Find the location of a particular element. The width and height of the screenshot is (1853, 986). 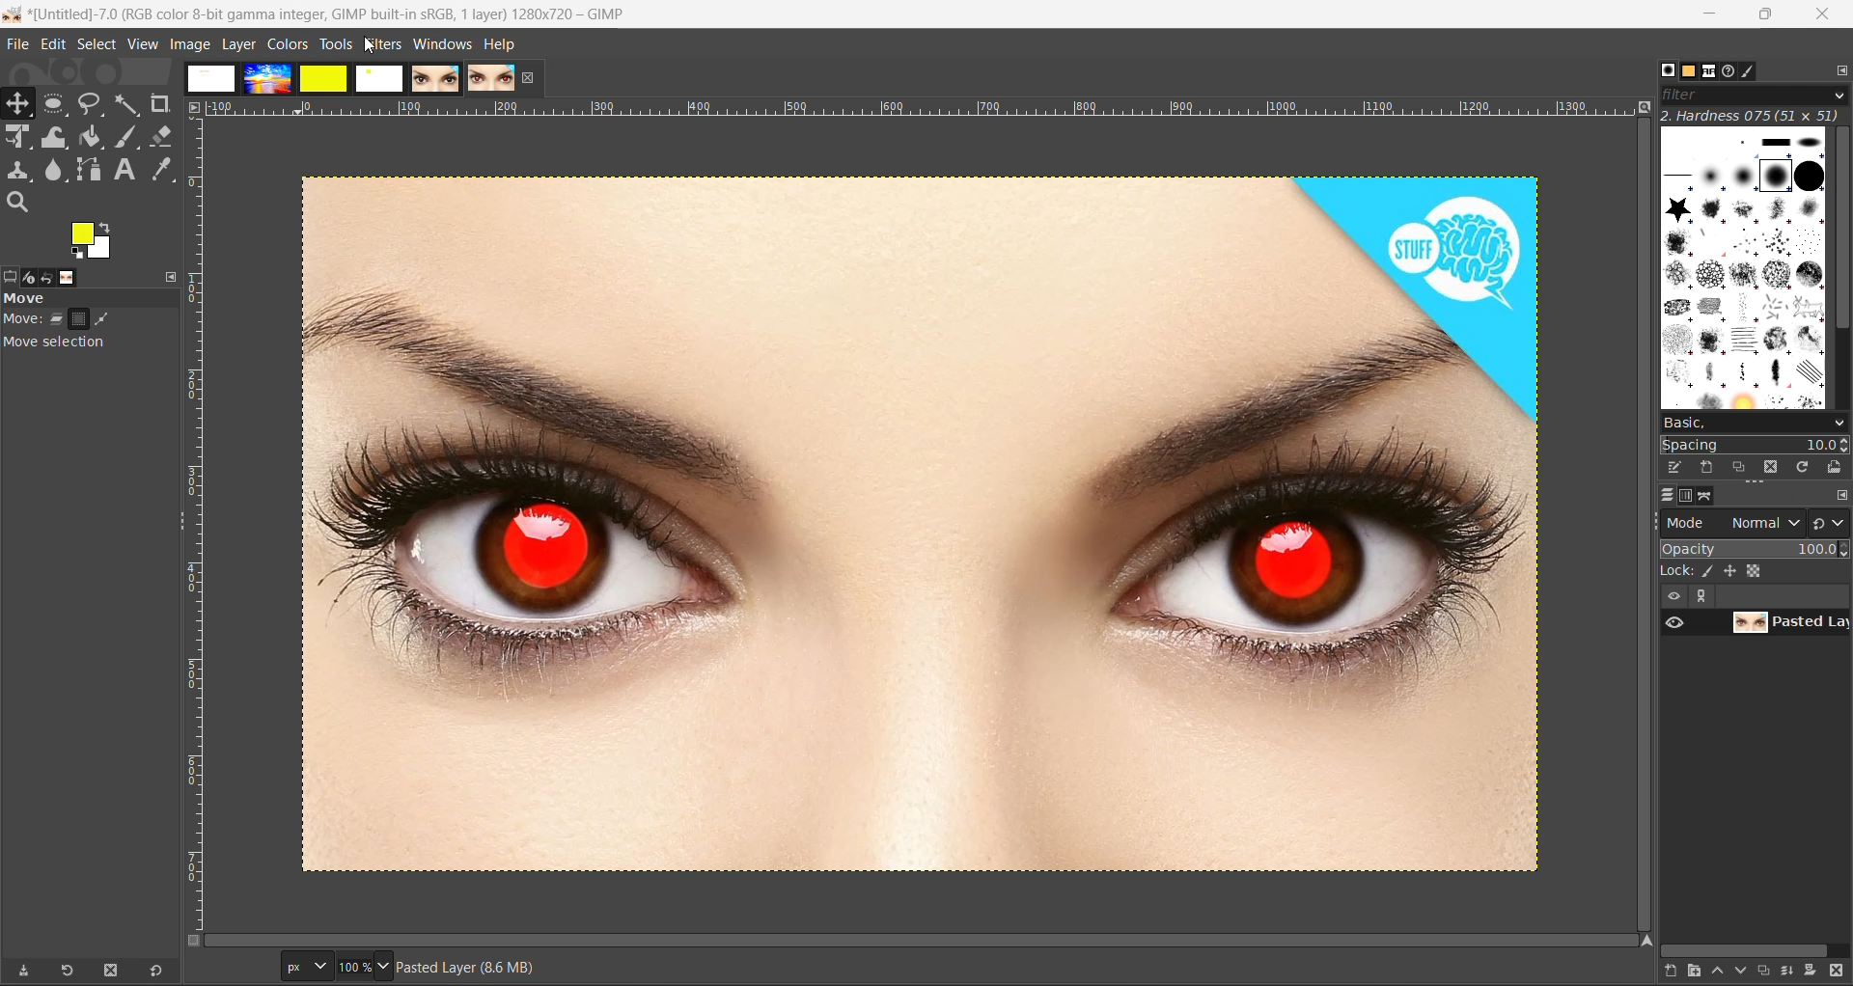

ruler is located at coordinates (200, 523).